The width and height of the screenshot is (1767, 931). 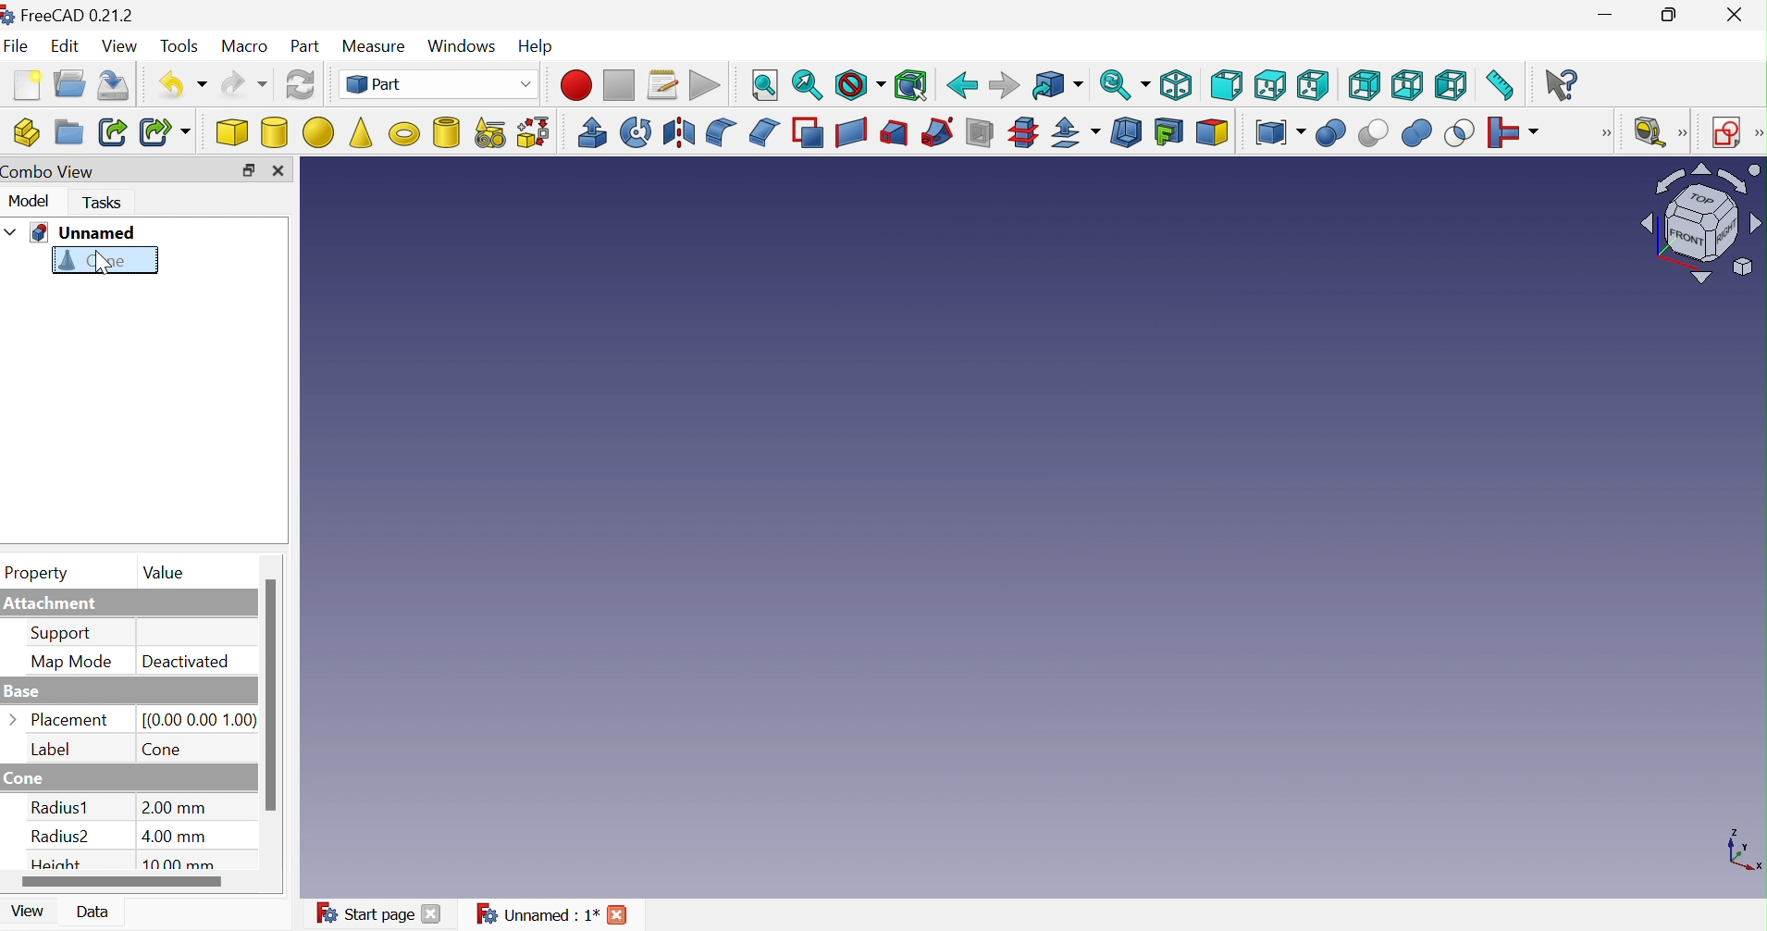 What do you see at coordinates (1517, 134) in the screenshot?
I see `Join objects` at bounding box center [1517, 134].